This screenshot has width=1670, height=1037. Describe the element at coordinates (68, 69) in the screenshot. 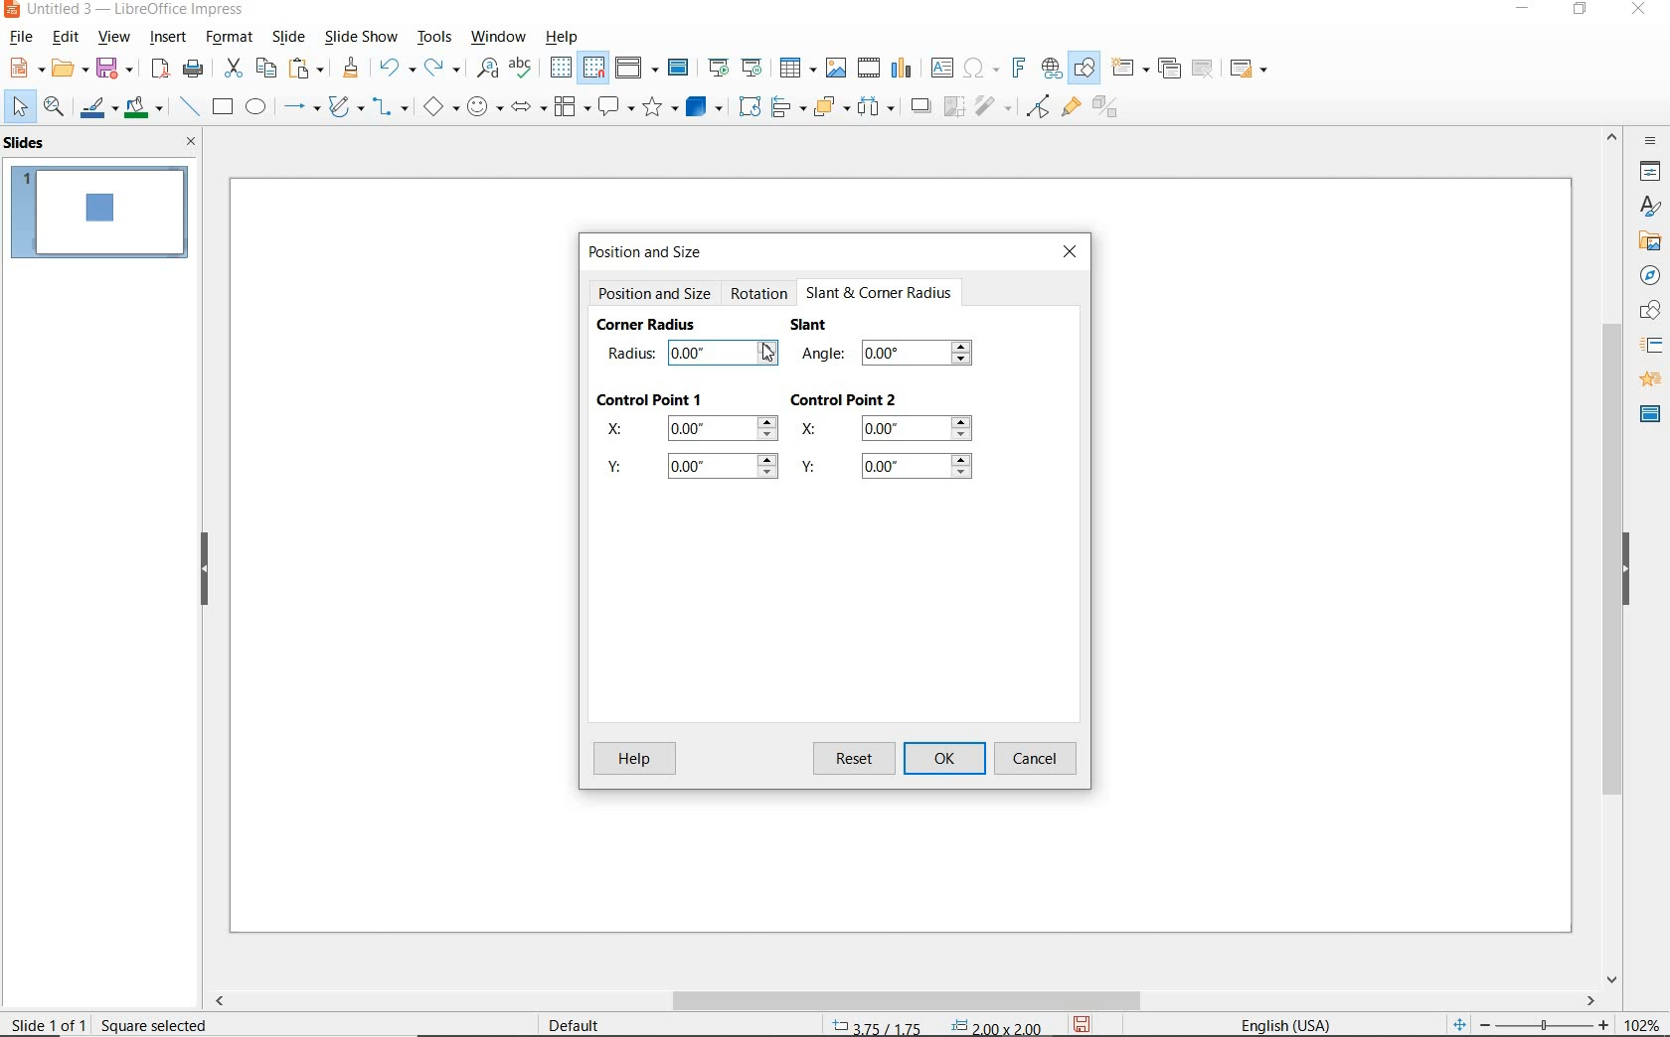

I see `open` at that location.